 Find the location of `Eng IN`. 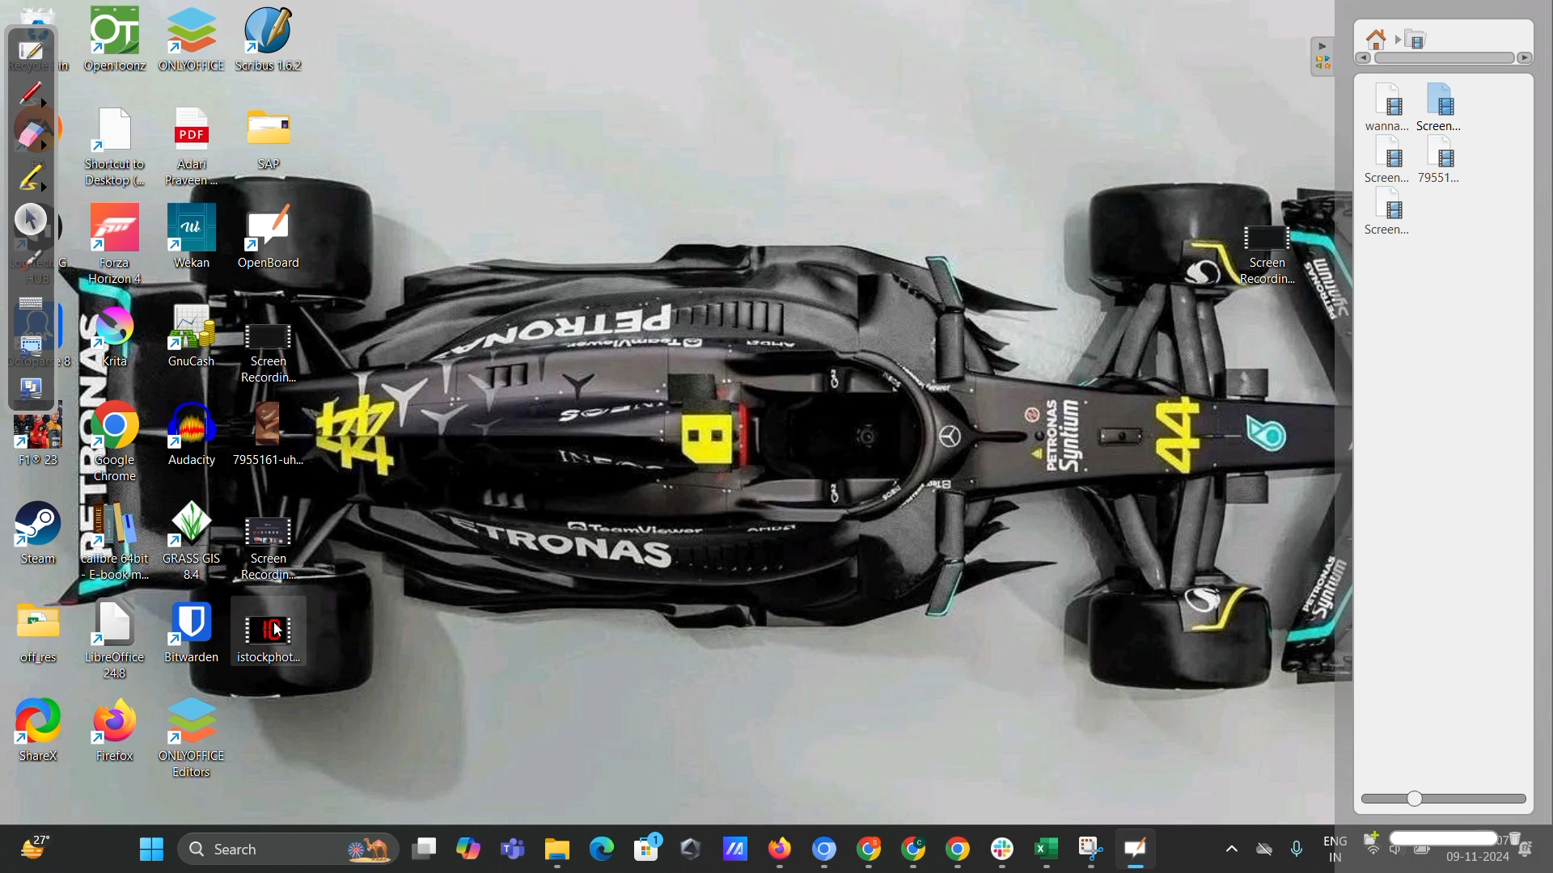

Eng IN is located at coordinates (1331, 850).